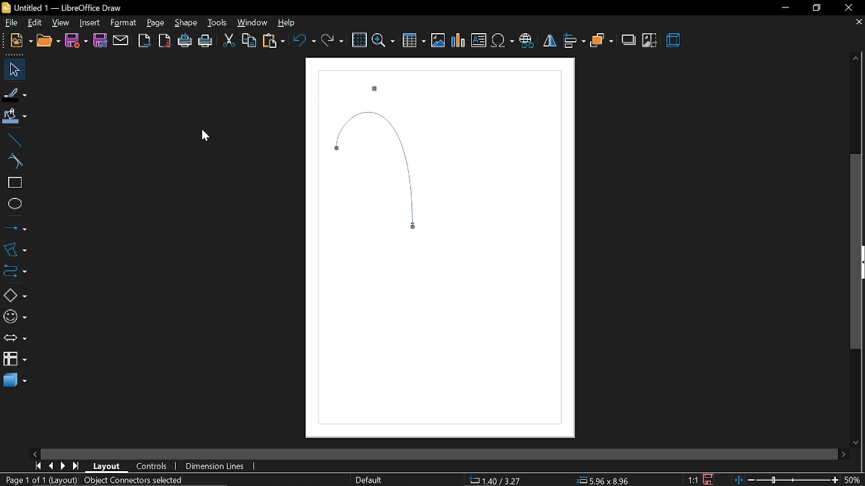  What do you see at coordinates (459, 40) in the screenshot?
I see `Insert chart` at bounding box center [459, 40].